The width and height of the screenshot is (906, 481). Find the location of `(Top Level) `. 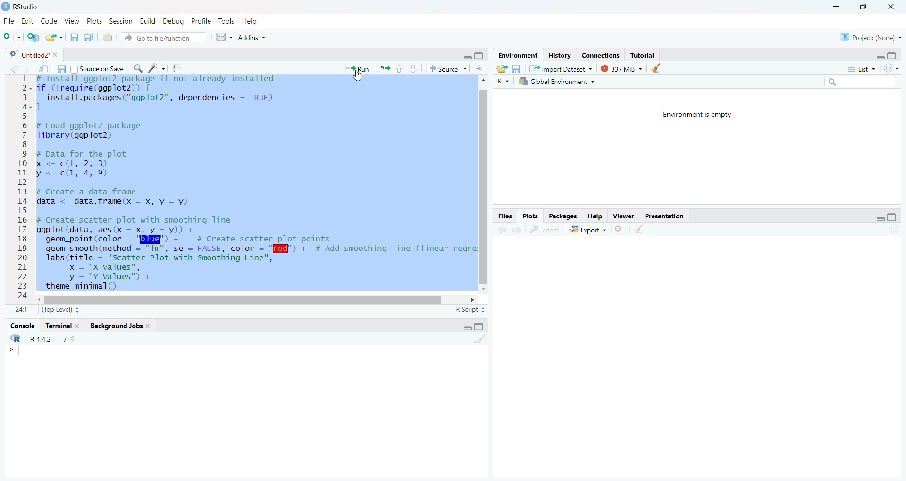

(Top Level)  is located at coordinates (59, 310).